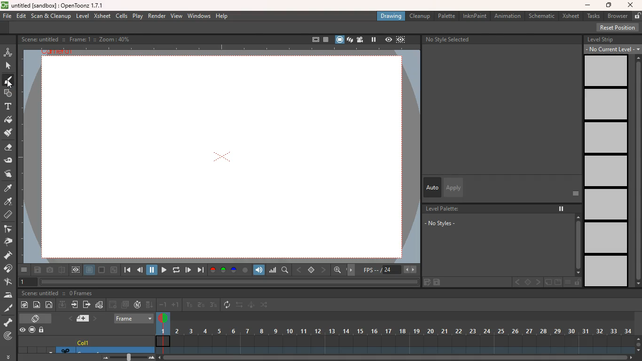  Describe the element at coordinates (619, 28) in the screenshot. I see `reset position` at that location.